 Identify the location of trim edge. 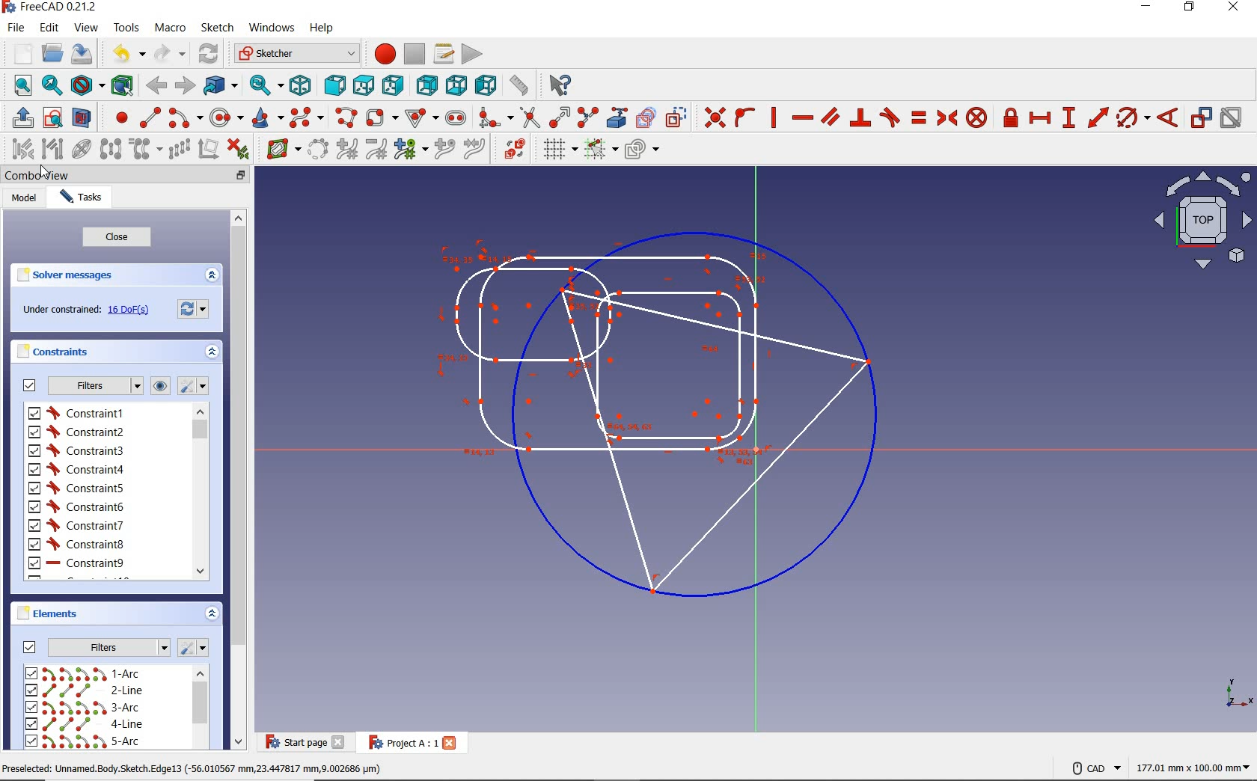
(527, 117).